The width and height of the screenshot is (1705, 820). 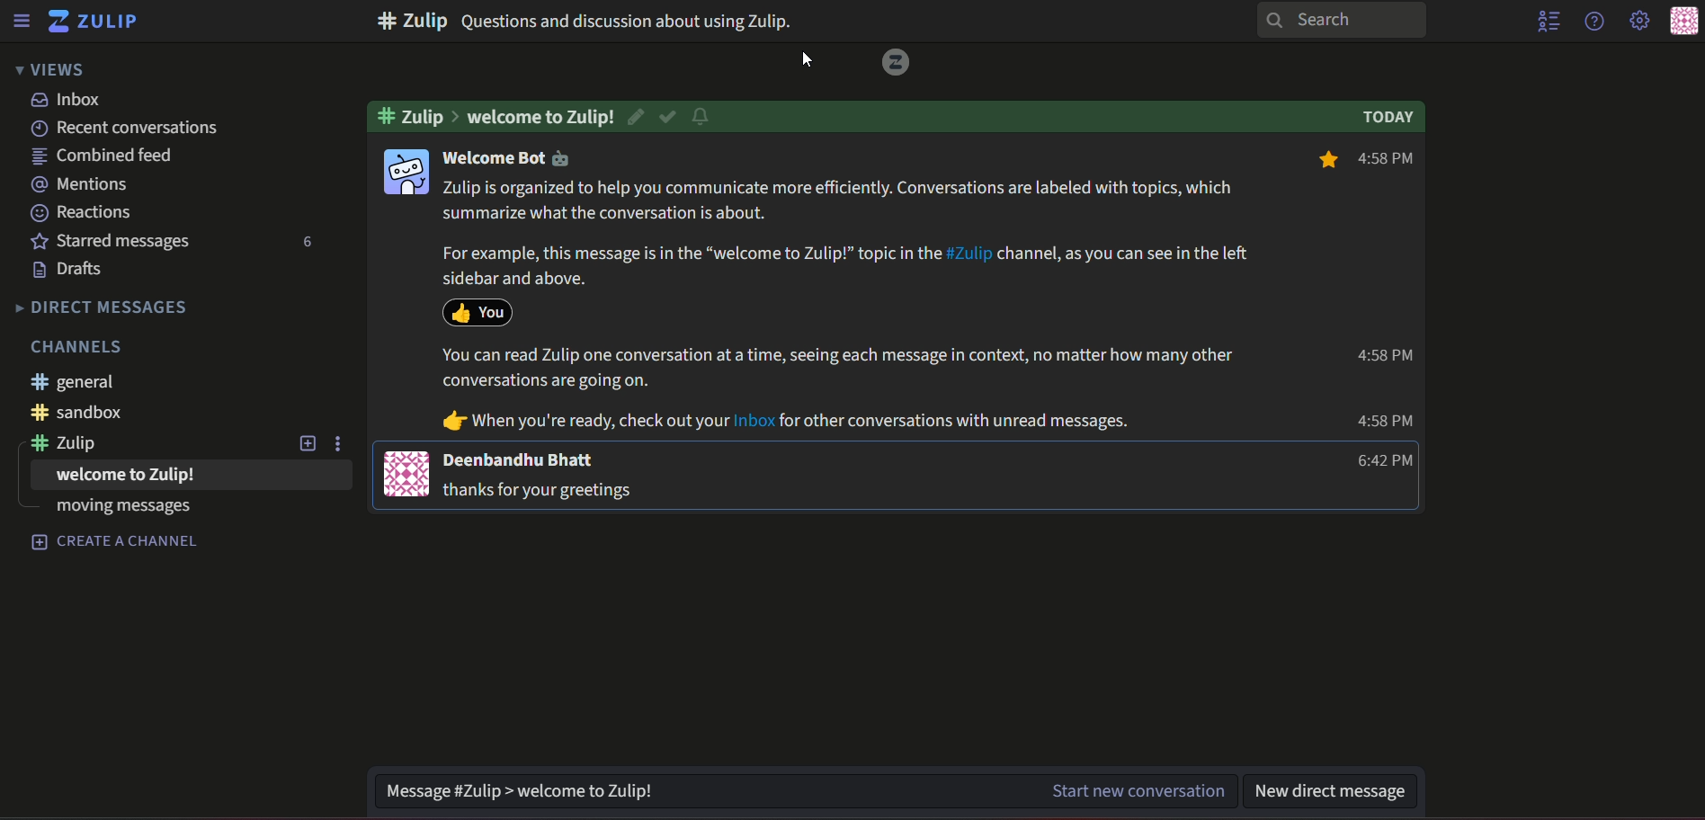 I want to click on Deenbandhu Bhatt, so click(x=518, y=458).